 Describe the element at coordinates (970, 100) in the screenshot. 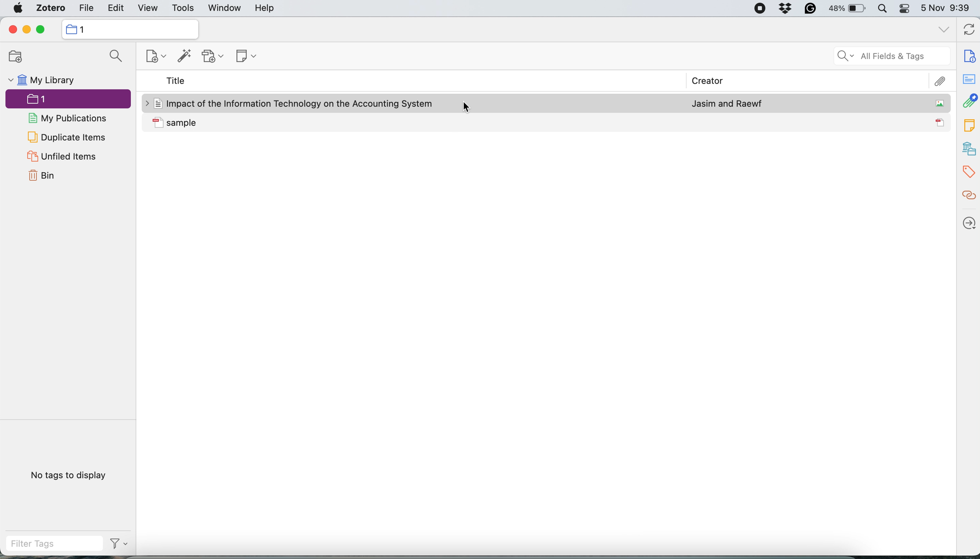

I see `attachment` at that location.